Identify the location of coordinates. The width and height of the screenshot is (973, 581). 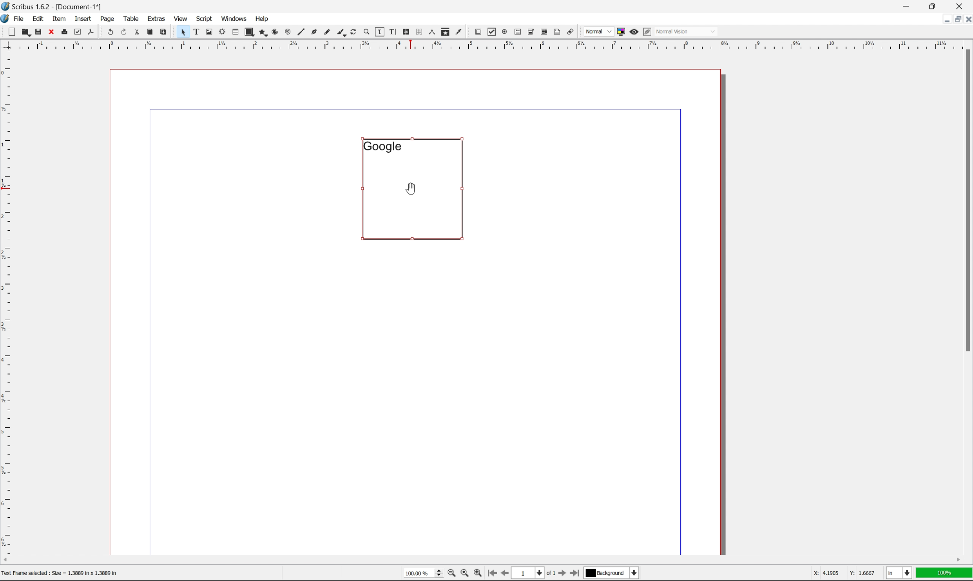
(839, 573).